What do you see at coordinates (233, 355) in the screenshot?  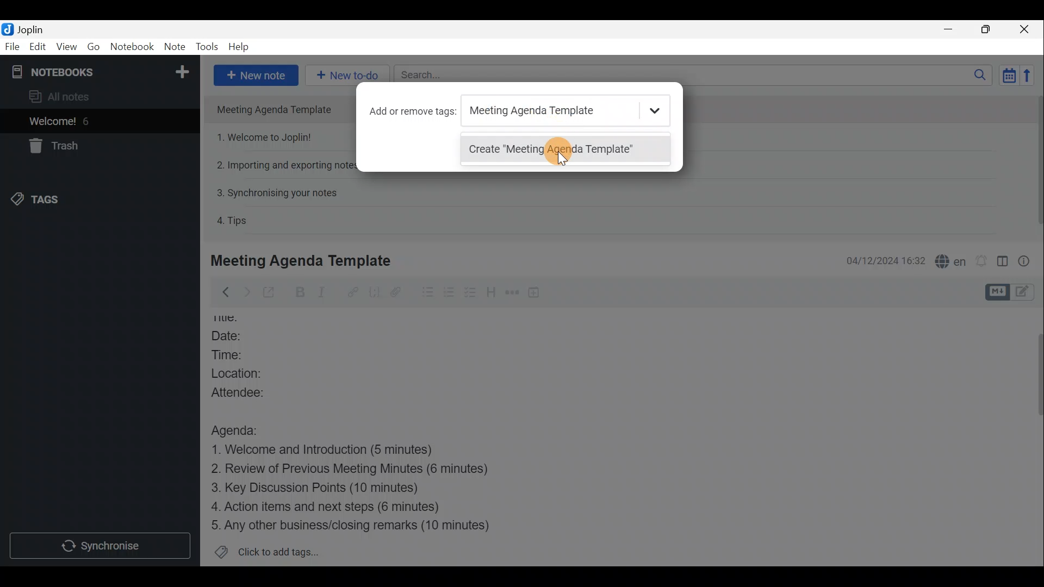 I see `Time:` at bounding box center [233, 355].